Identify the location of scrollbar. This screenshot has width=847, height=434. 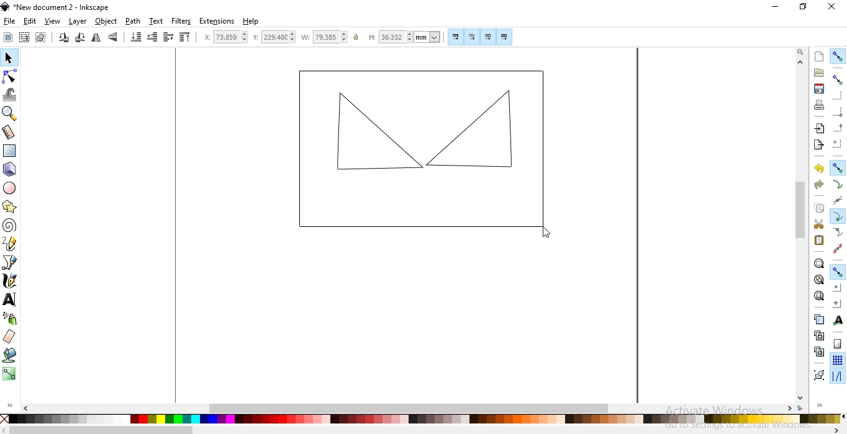
(425, 430).